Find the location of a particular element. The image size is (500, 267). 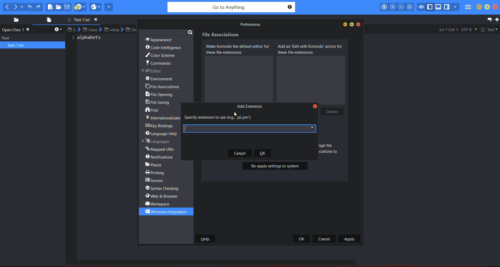

file type is located at coordinates (490, 30).